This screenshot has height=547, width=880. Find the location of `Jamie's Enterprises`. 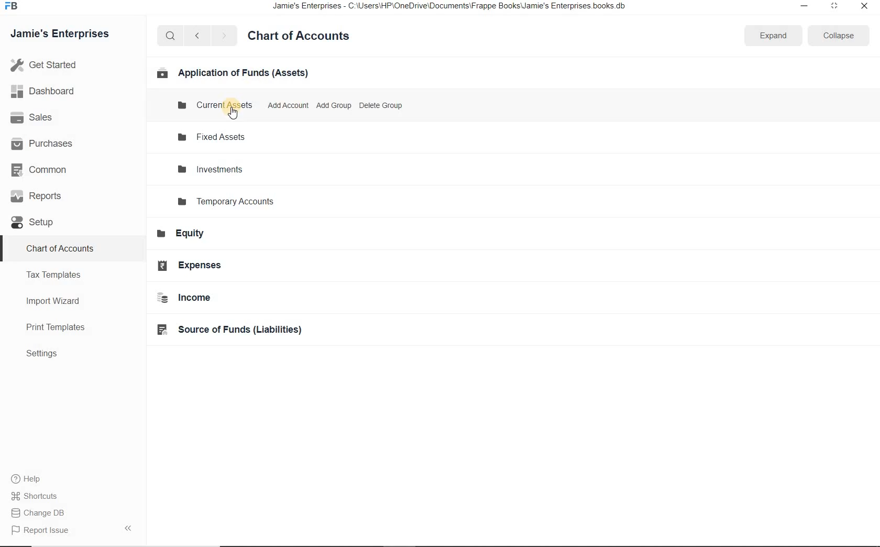

Jamie's Enterprises is located at coordinates (64, 35).